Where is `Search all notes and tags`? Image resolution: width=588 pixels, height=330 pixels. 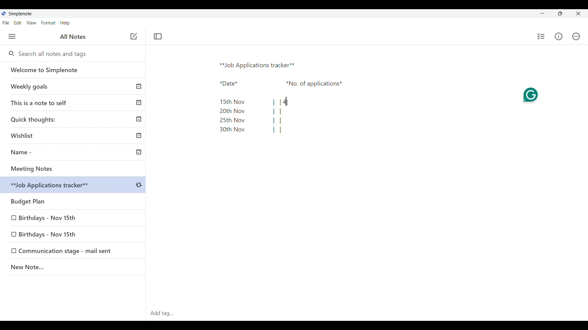
Search all notes and tags is located at coordinates (55, 54).